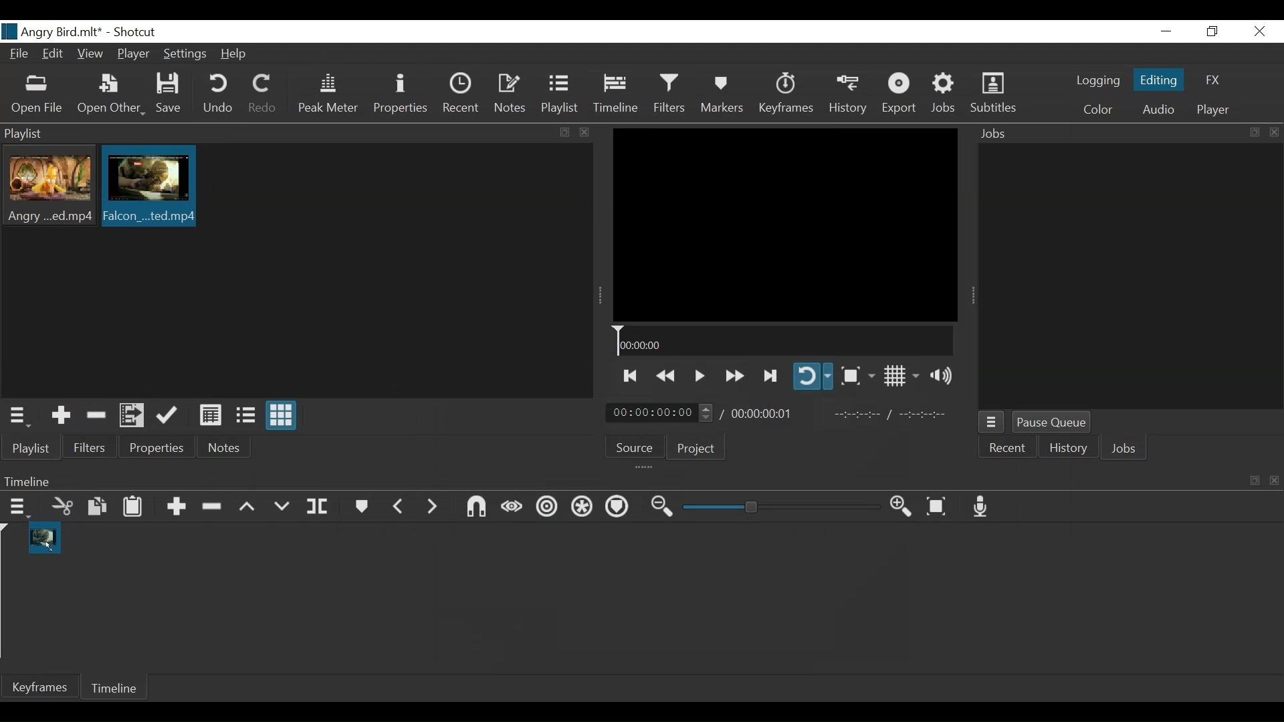 This screenshot has width=1284, height=722. Describe the element at coordinates (63, 507) in the screenshot. I see `Cut` at that location.